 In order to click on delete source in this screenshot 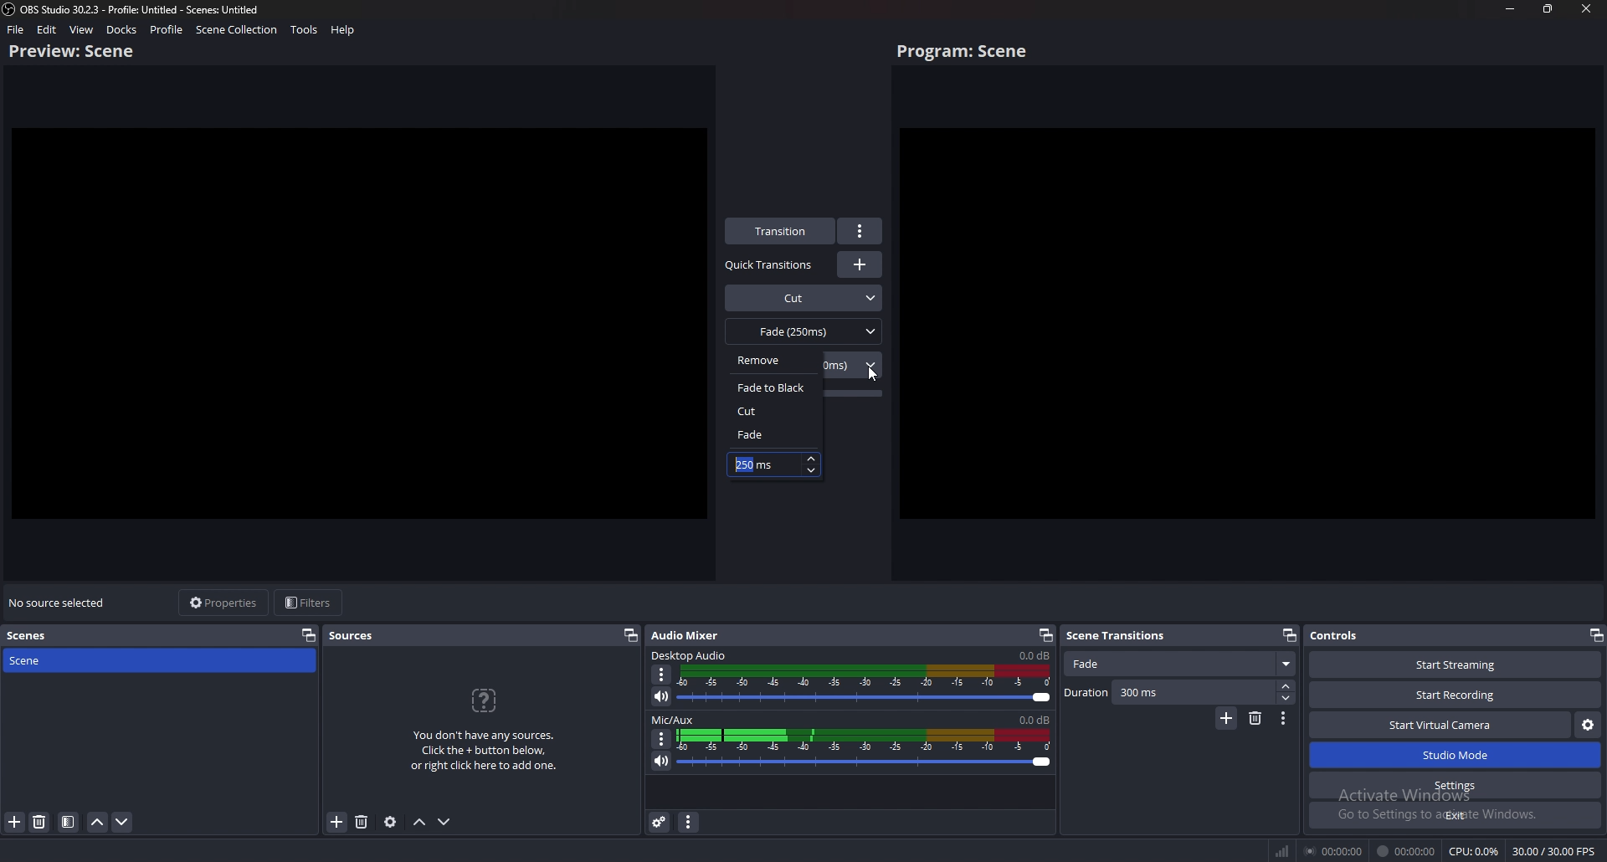, I will do `click(39, 823)`.